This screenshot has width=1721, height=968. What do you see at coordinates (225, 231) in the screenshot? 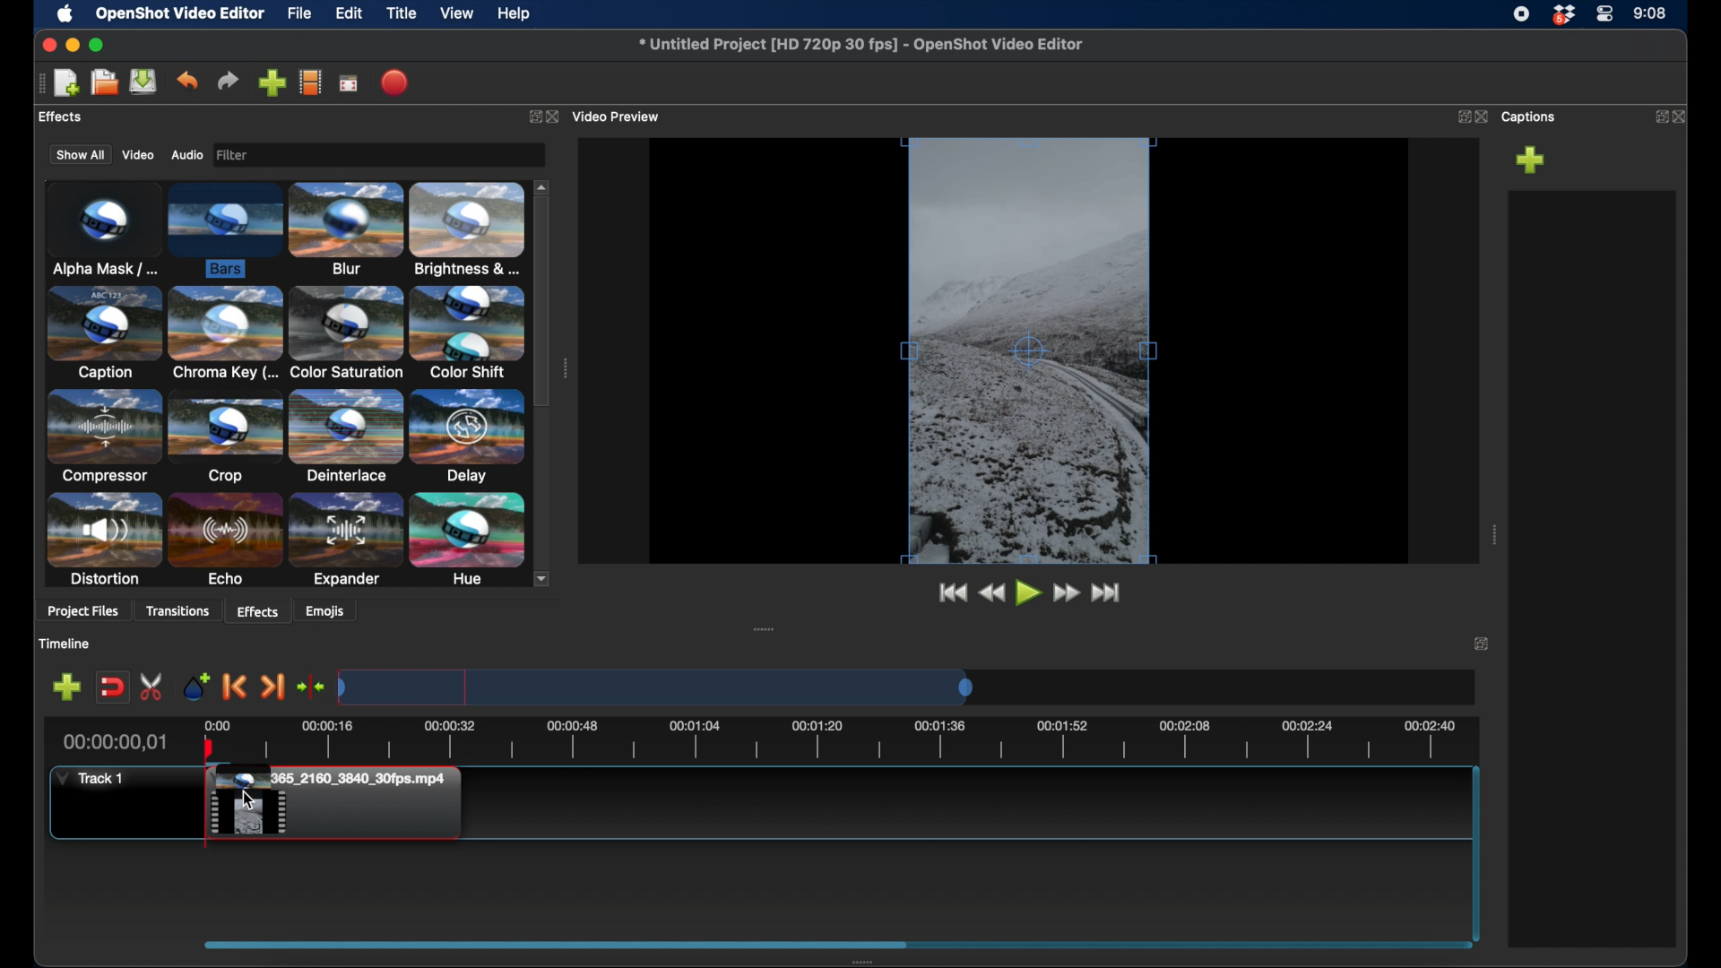
I see `bars` at bounding box center [225, 231].